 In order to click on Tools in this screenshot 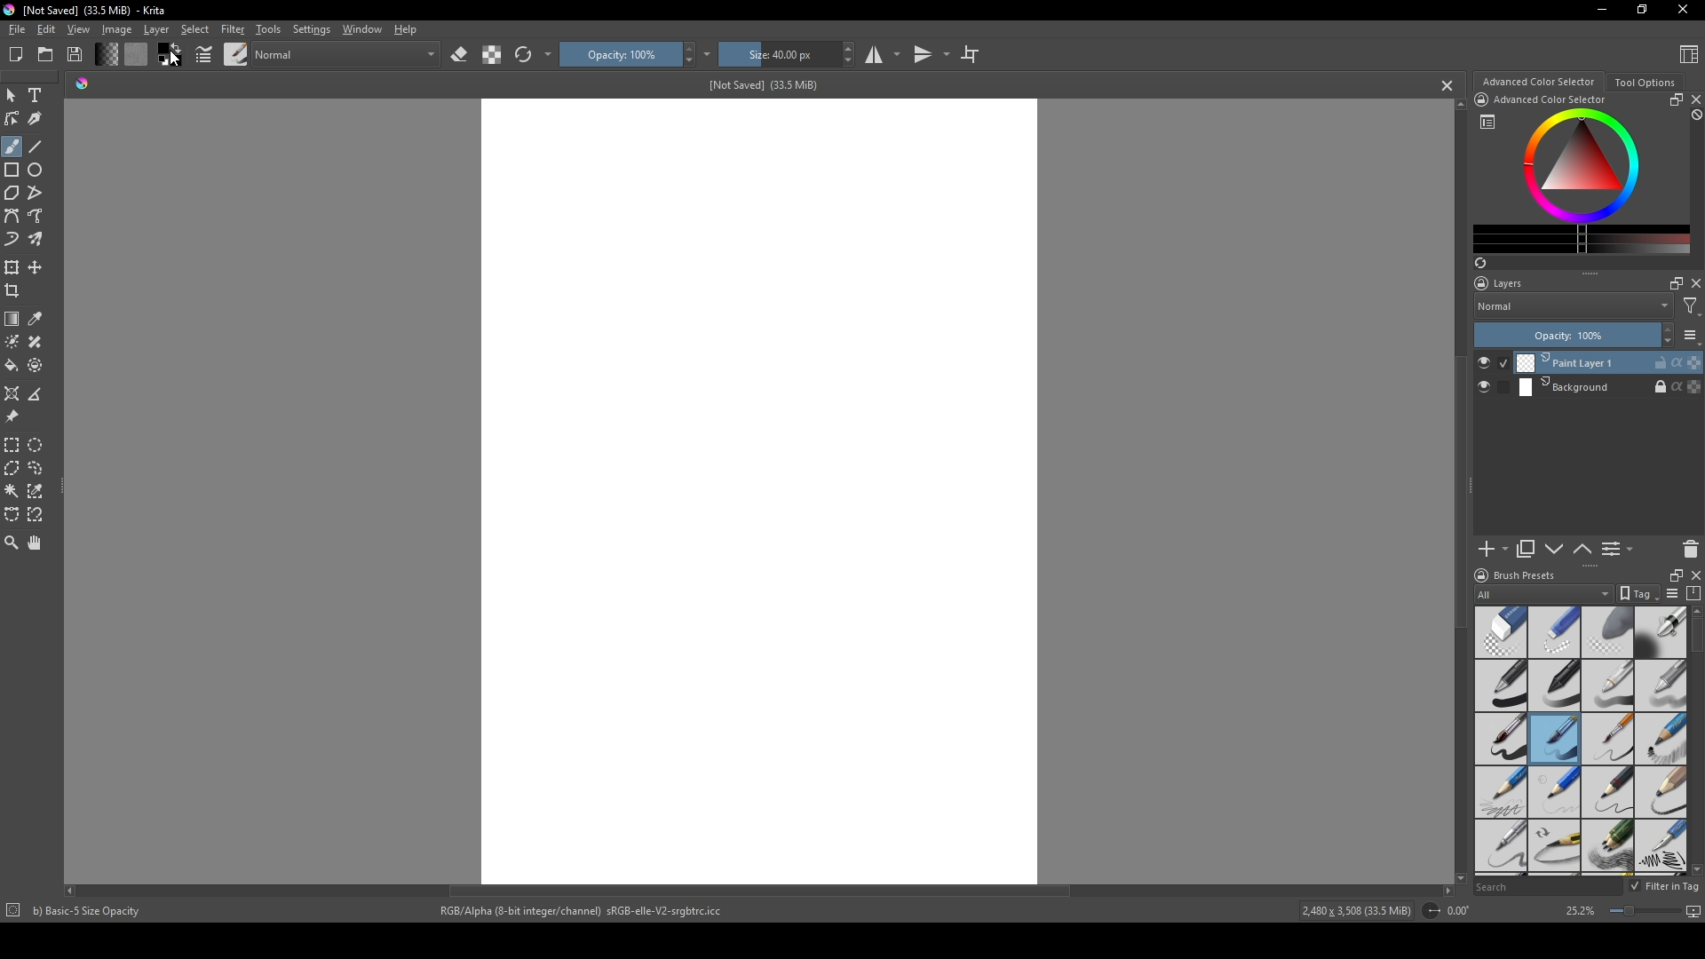, I will do `click(268, 28)`.